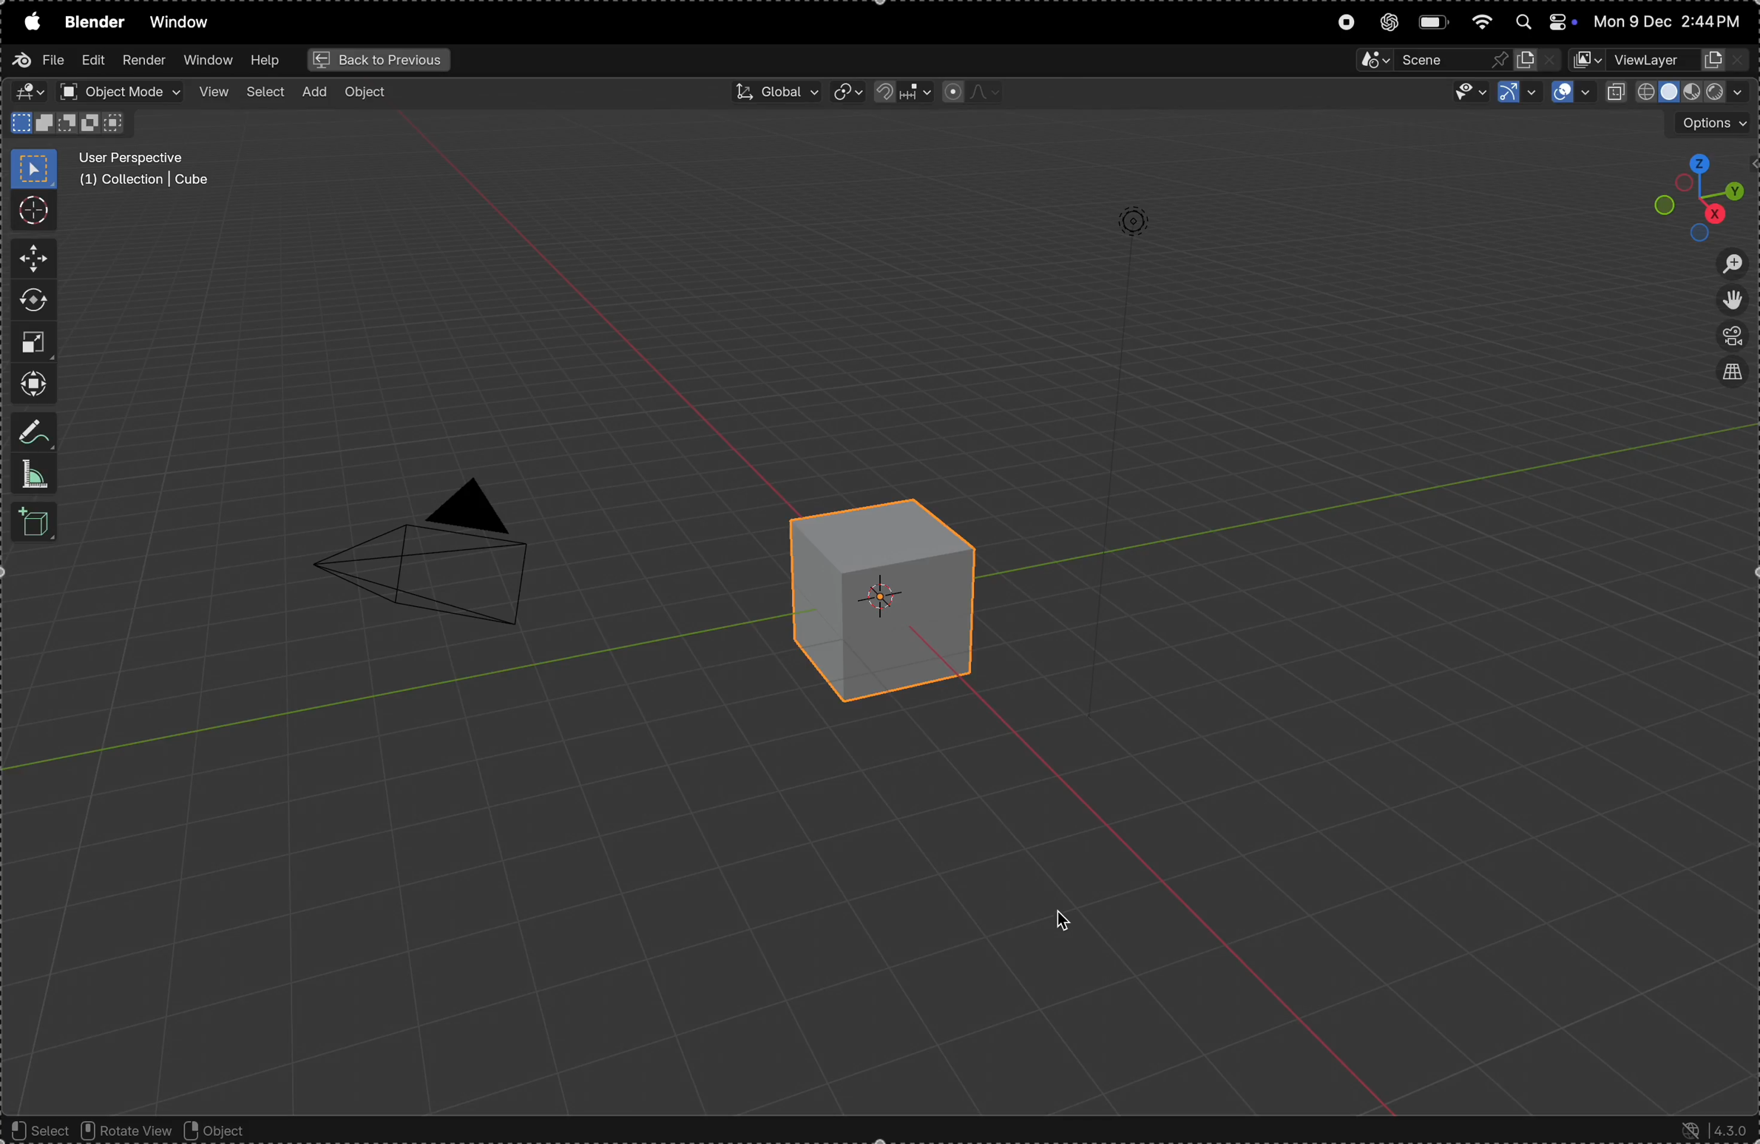 This screenshot has width=1760, height=1144. What do you see at coordinates (206, 58) in the screenshot?
I see `` at bounding box center [206, 58].